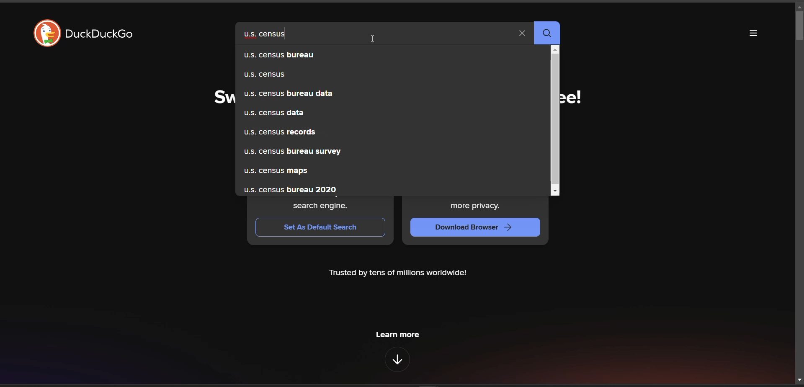 The width and height of the screenshot is (804, 387). I want to click on u.s. census bureau 2020, so click(381, 188).